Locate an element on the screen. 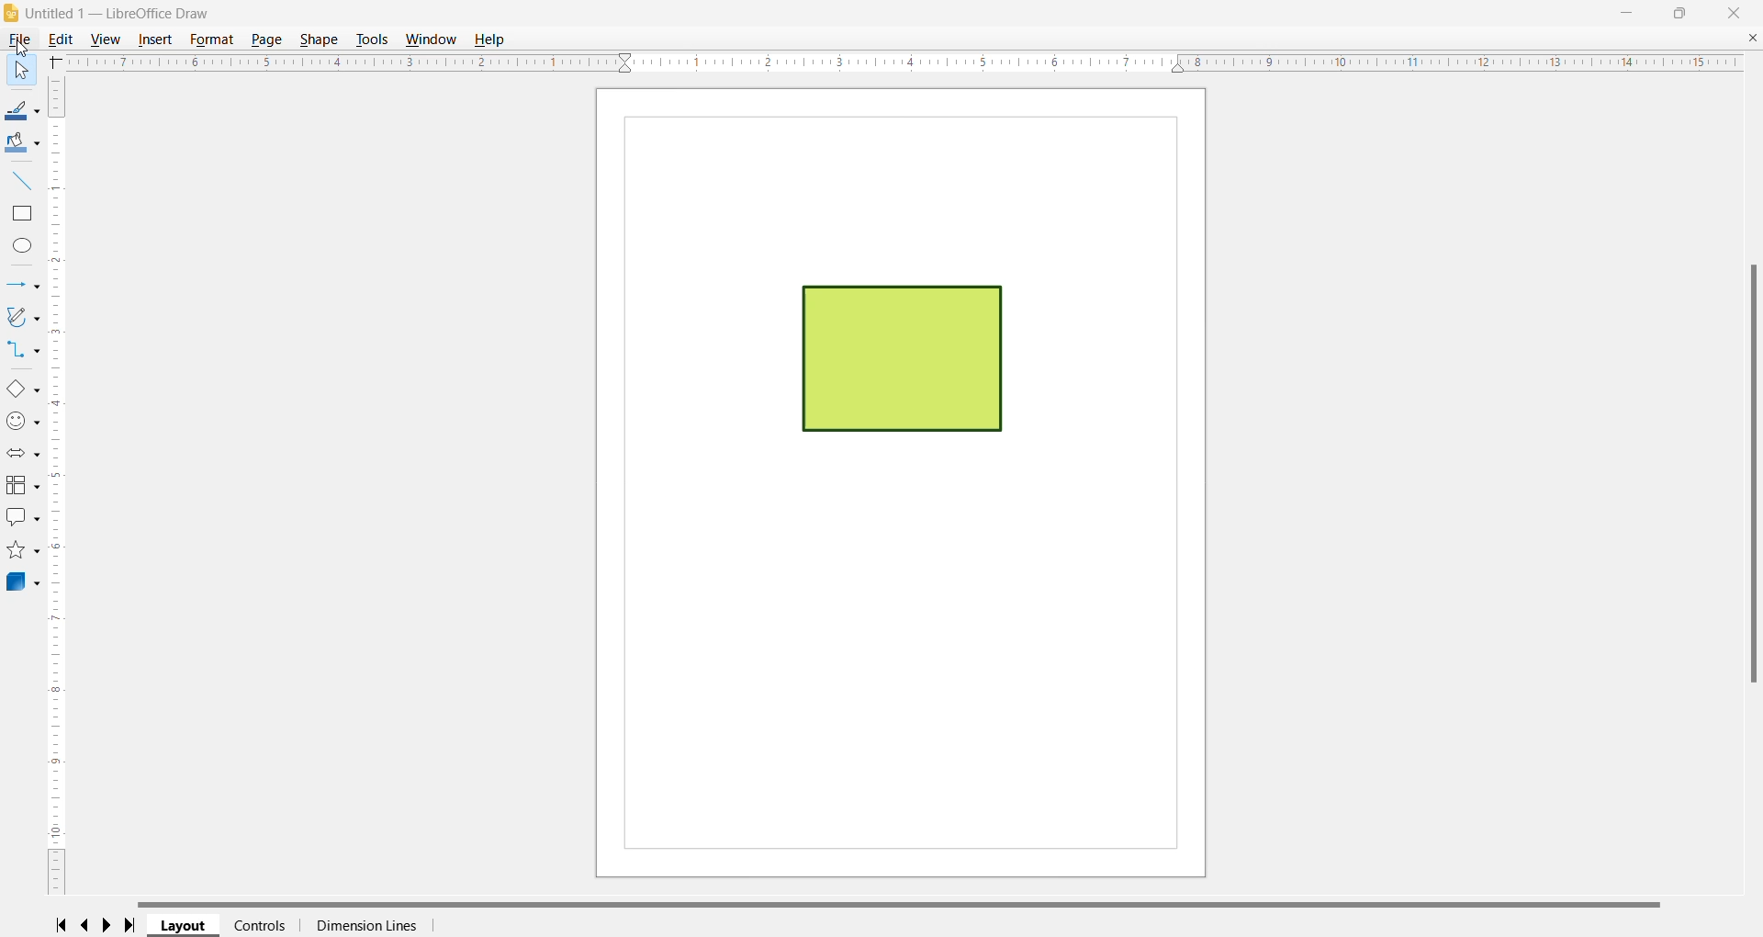  Scroll to next page is located at coordinates (111, 925).